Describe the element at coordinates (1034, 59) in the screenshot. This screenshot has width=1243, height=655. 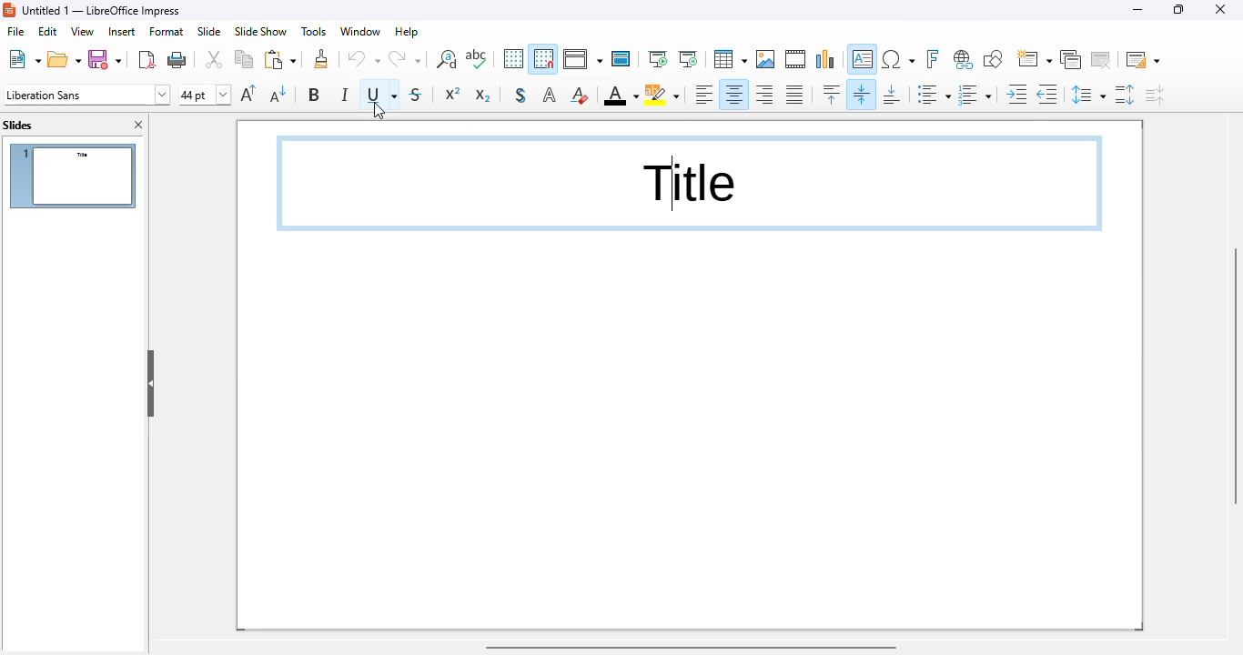
I see `new slide` at that location.